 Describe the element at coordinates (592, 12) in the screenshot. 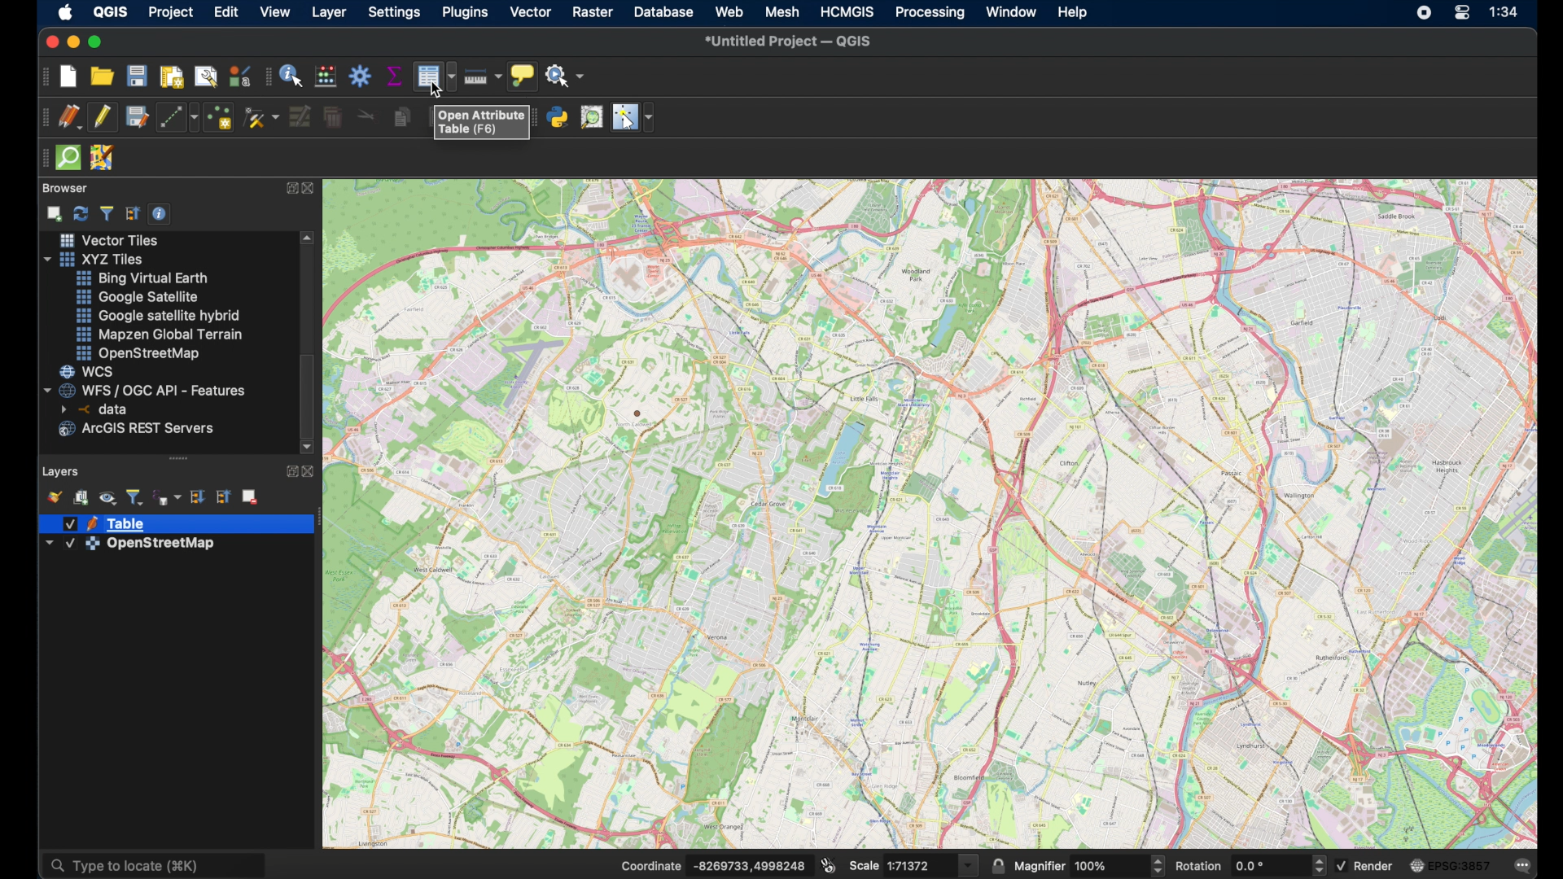

I see `raster` at that location.